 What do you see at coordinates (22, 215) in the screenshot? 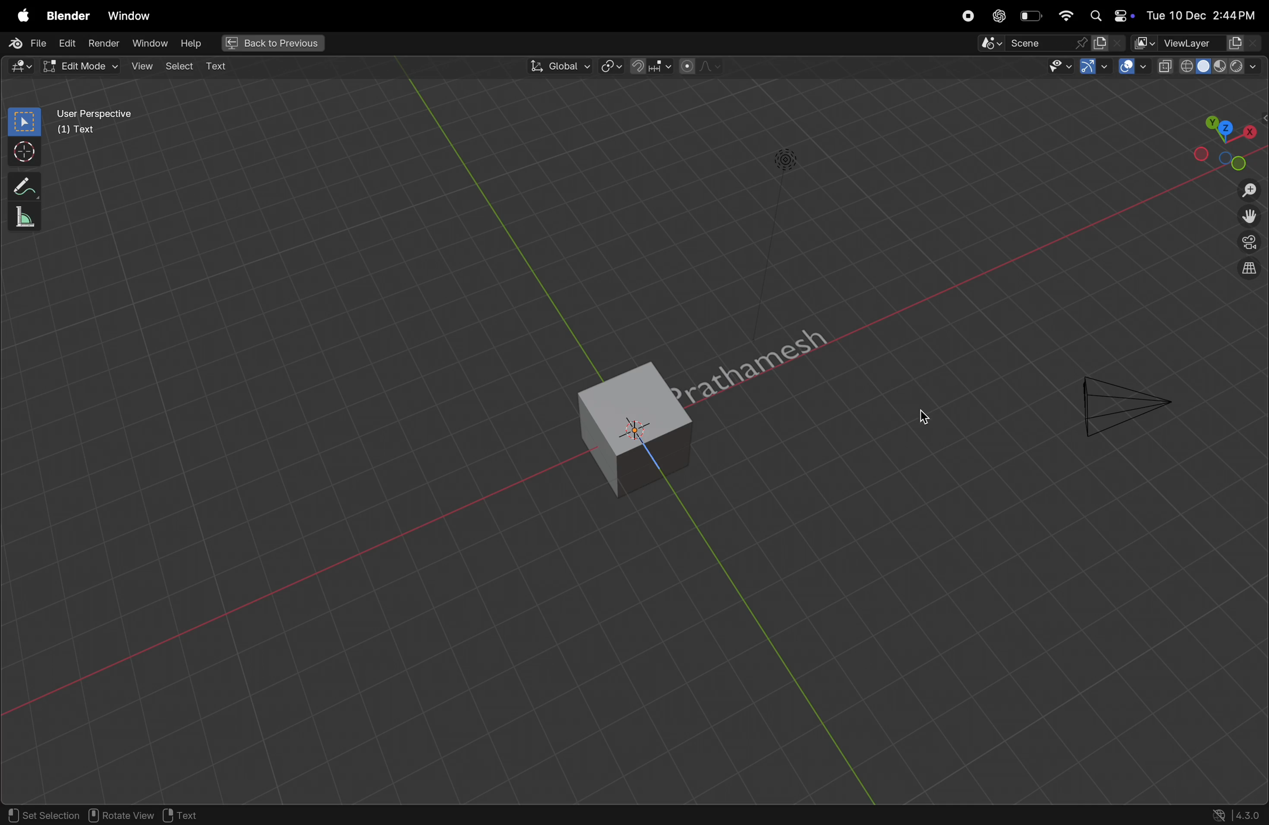
I see `rotate ` at bounding box center [22, 215].